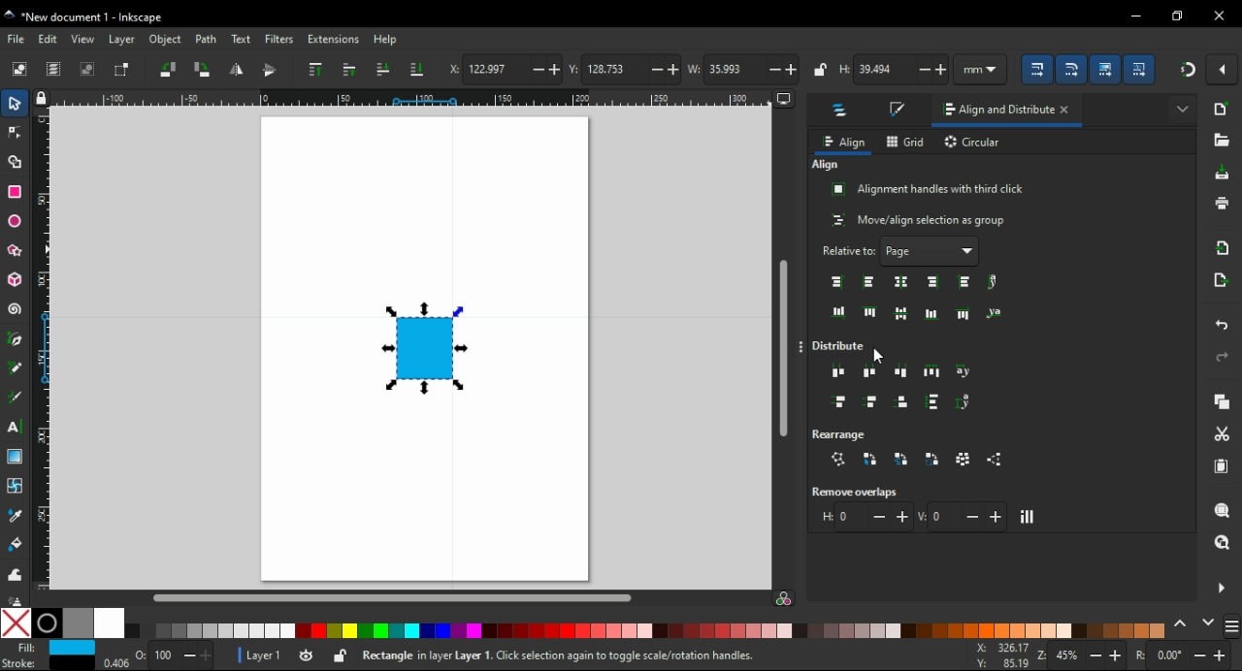 Image resolution: width=1242 pixels, height=671 pixels. I want to click on white, so click(109, 623).